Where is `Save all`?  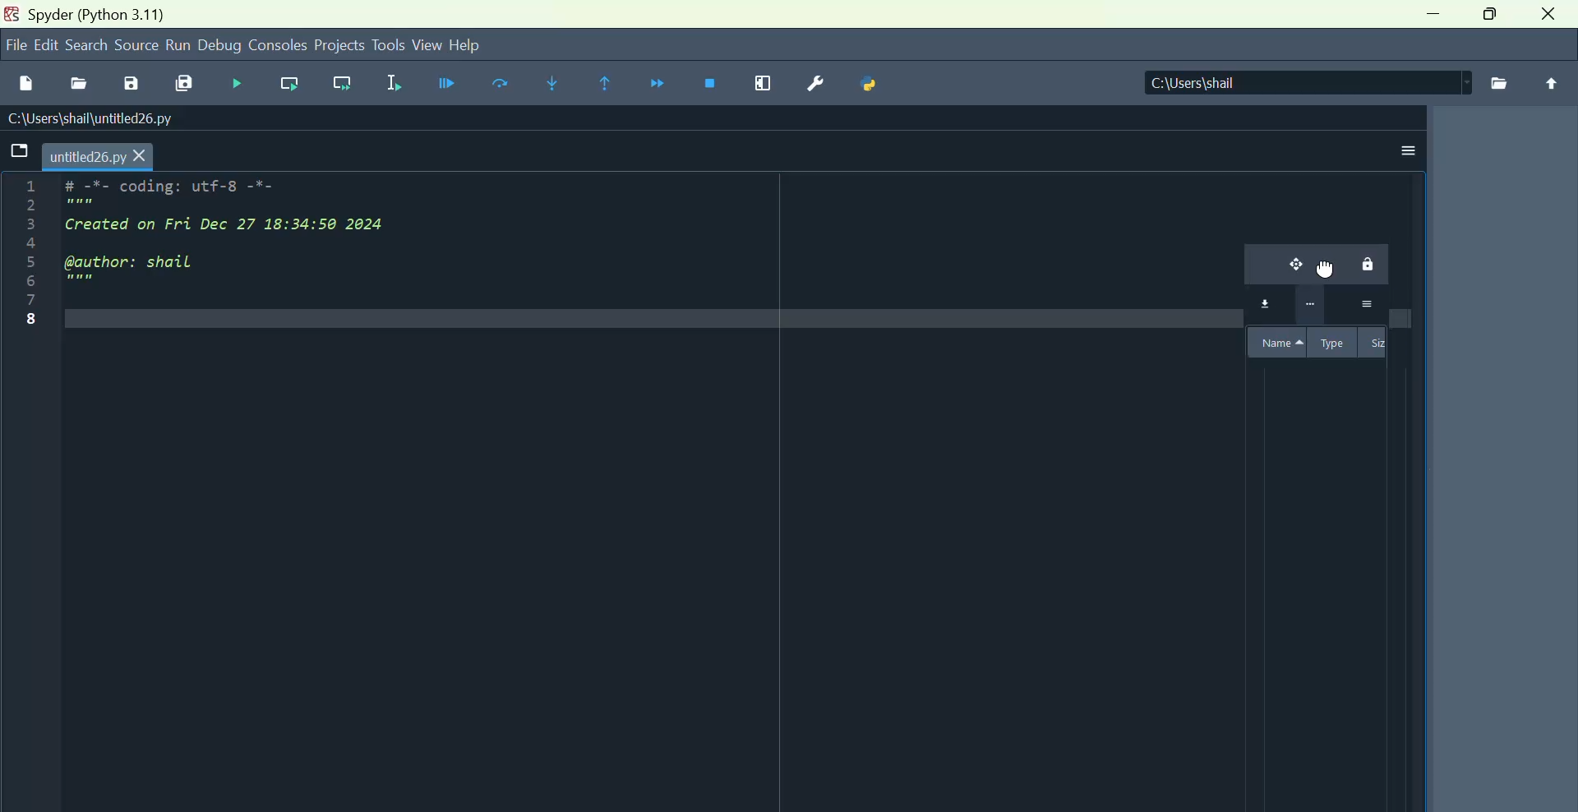 Save all is located at coordinates (186, 84).